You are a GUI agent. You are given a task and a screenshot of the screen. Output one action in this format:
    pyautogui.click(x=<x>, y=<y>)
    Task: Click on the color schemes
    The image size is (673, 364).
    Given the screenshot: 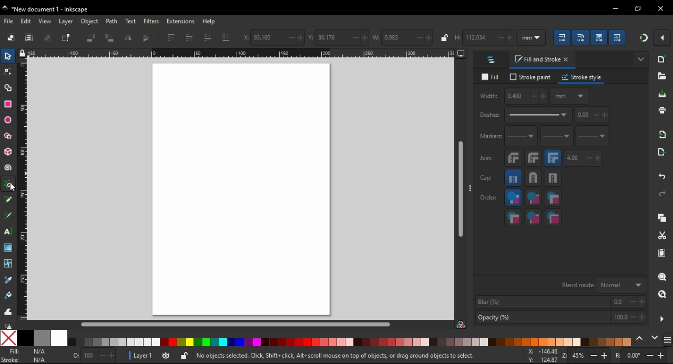 What is the action you would take?
    pyautogui.click(x=667, y=341)
    